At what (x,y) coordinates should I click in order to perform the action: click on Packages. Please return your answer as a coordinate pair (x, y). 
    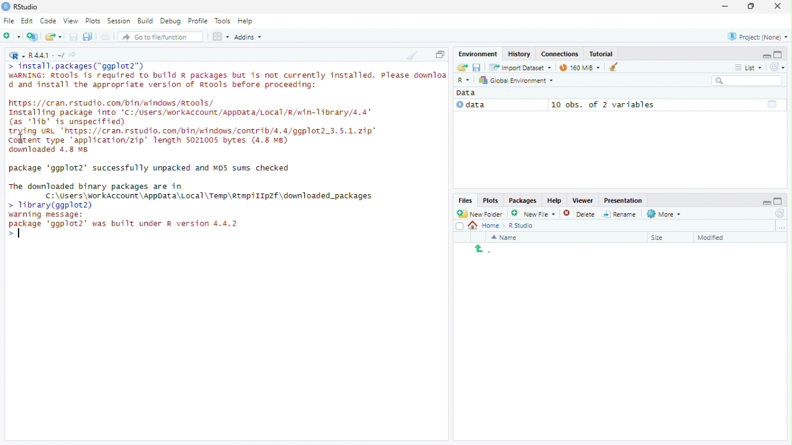
    Looking at the image, I should click on (523, 200).